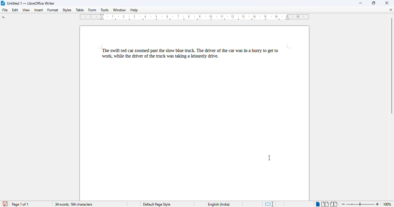  Describe the element at coordinates (325, 204) in the screenshot. I see `multi-page view` at that location.